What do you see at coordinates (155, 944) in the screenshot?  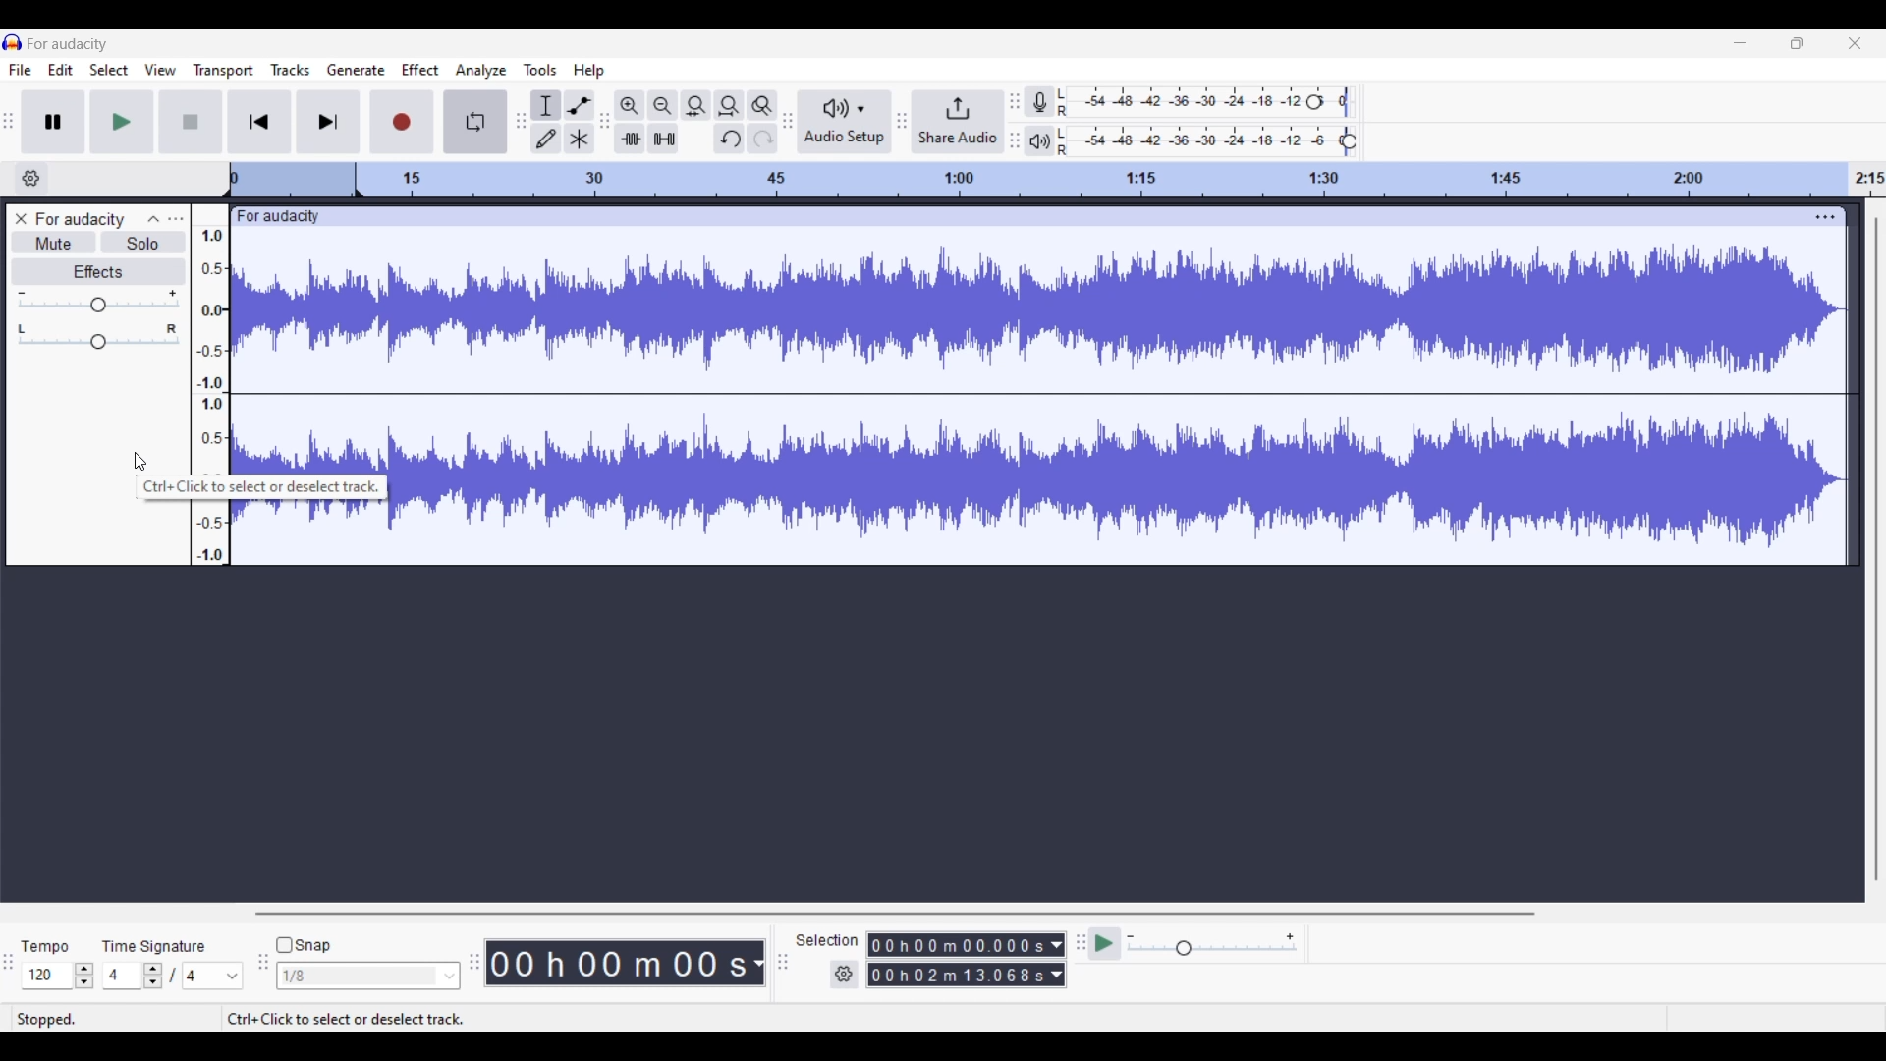 I see `TIme signature` at bounding box center [155, 944].